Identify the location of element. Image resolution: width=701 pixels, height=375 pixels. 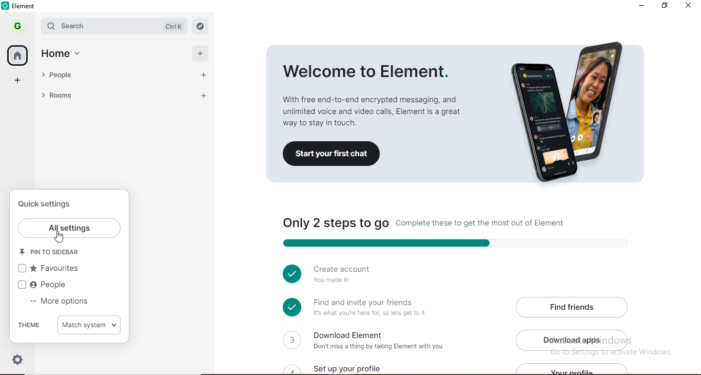
(26, 6).